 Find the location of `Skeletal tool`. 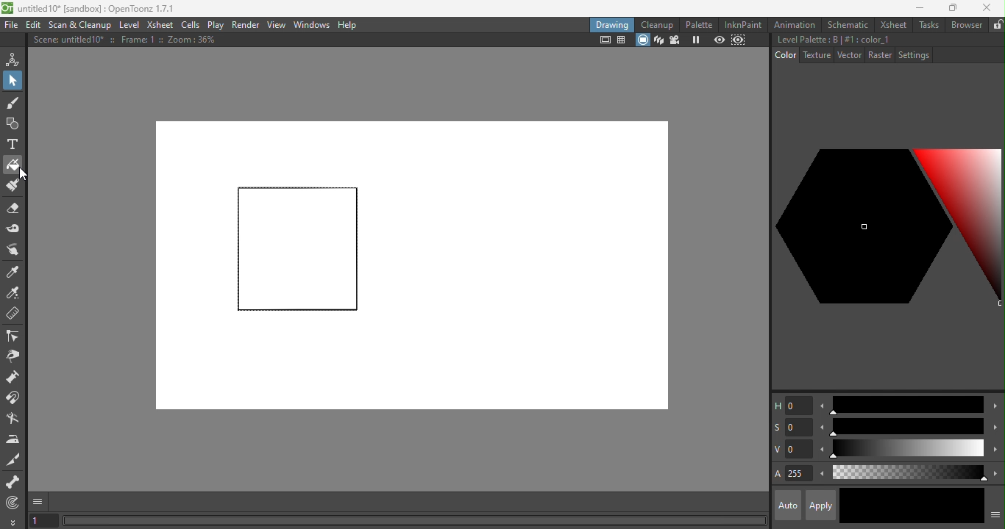

Skeletal tool is located at coordinates (13, 483).